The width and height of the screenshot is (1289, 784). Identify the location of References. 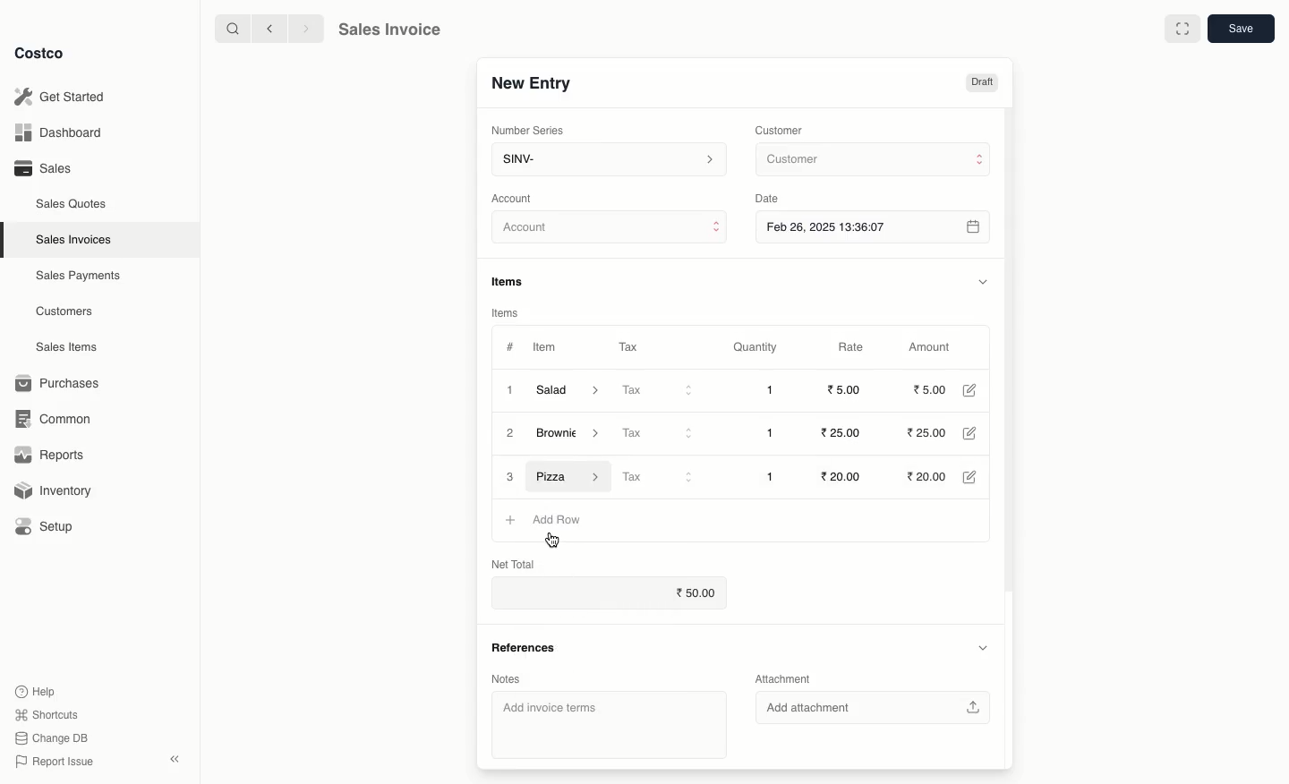
(522, 648).